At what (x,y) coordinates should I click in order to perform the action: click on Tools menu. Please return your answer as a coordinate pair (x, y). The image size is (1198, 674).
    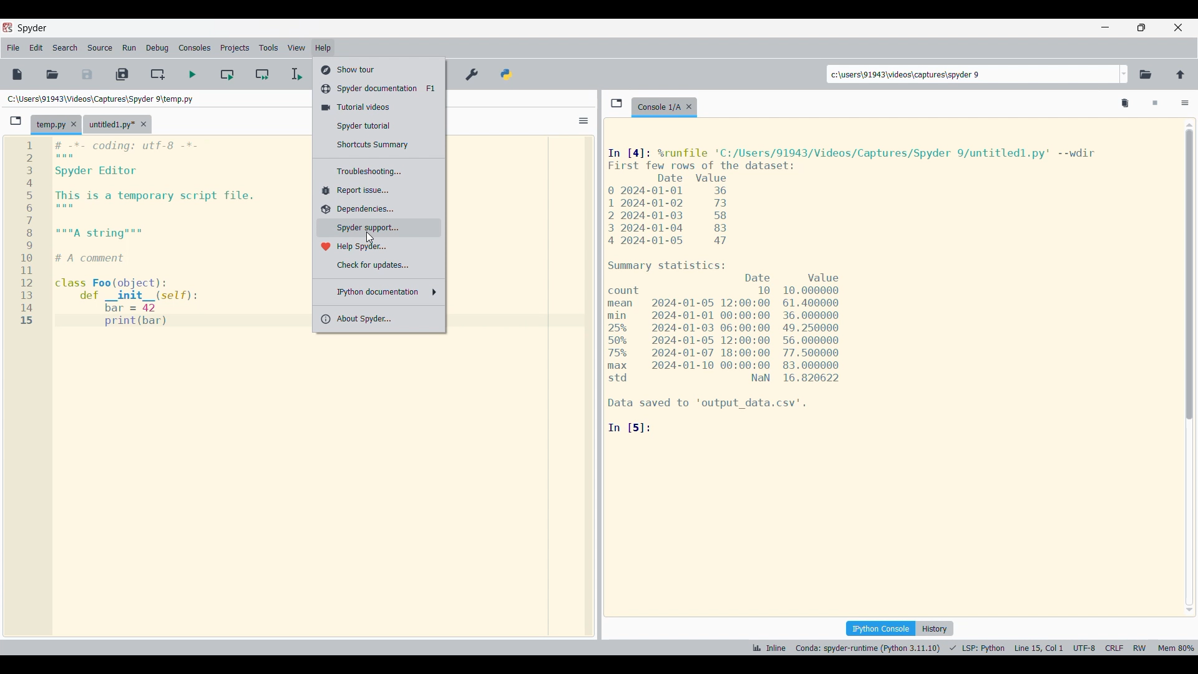
    Looking at the image, I should click on (268, 47).